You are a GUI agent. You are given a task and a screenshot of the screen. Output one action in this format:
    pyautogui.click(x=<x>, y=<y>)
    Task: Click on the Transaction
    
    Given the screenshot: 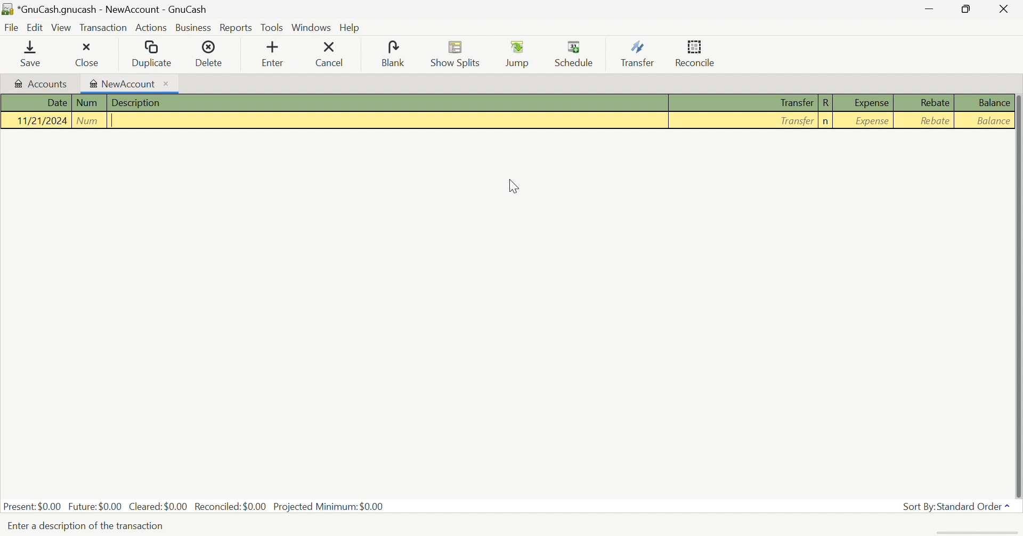 What is the action you would take?
    pyautogui.click(x=103, y=30)
    